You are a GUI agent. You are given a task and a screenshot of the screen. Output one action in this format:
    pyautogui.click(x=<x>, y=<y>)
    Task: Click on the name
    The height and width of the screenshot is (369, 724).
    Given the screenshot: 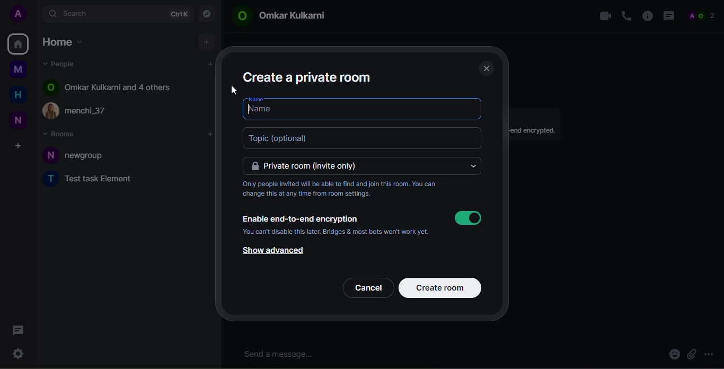 What is the action you would take?
    pyautogui.click(x=255, y=99)
    